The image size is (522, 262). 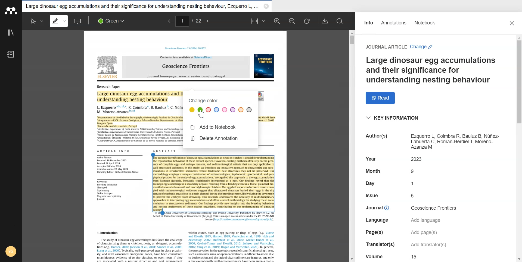 I want to click on Download, so click(x=325, y=21).